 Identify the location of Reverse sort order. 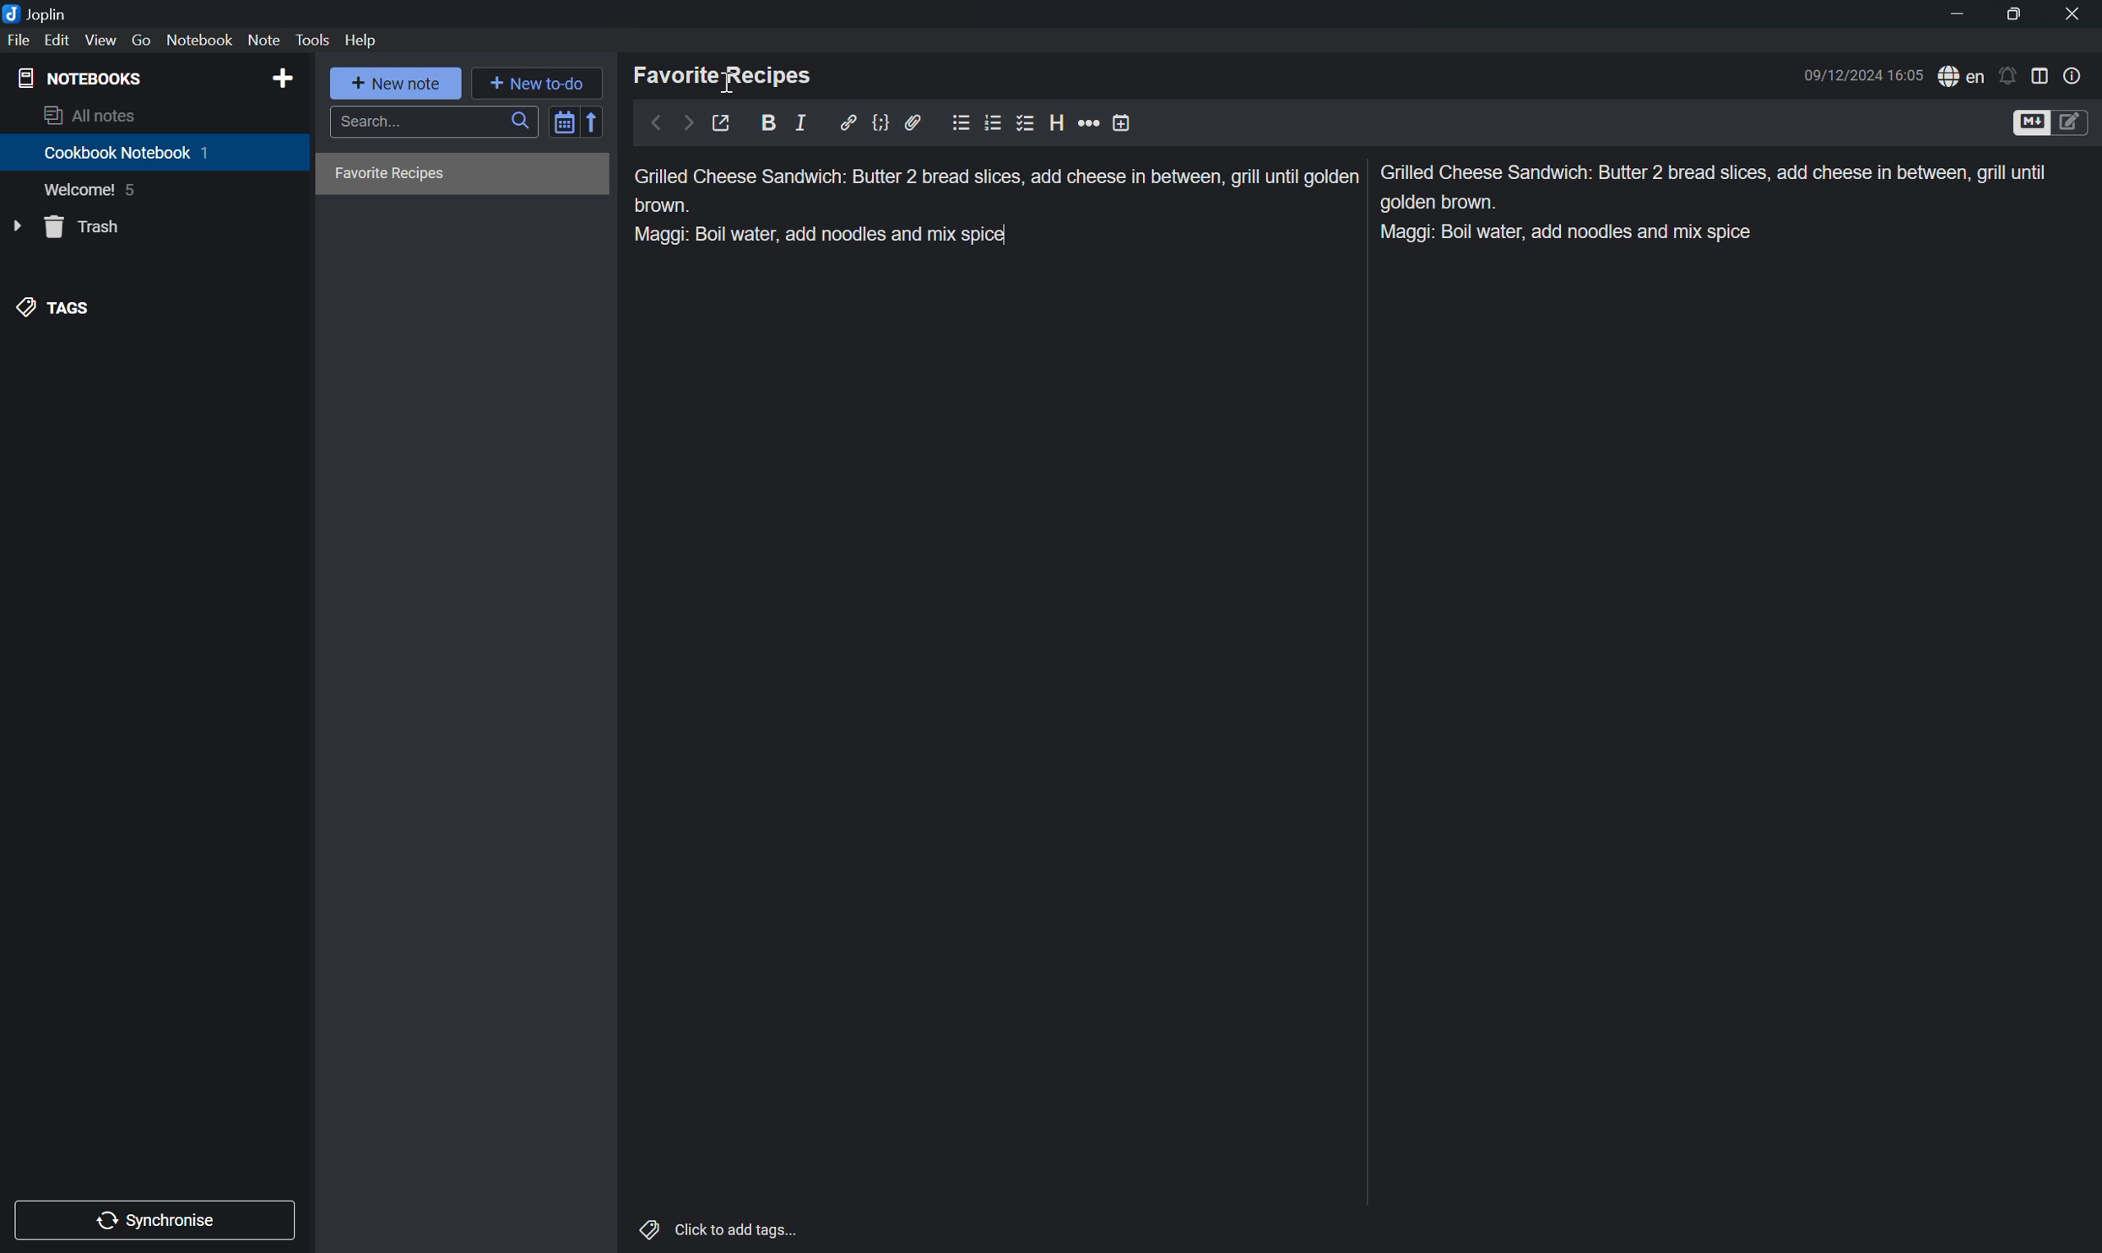
(592, 122).